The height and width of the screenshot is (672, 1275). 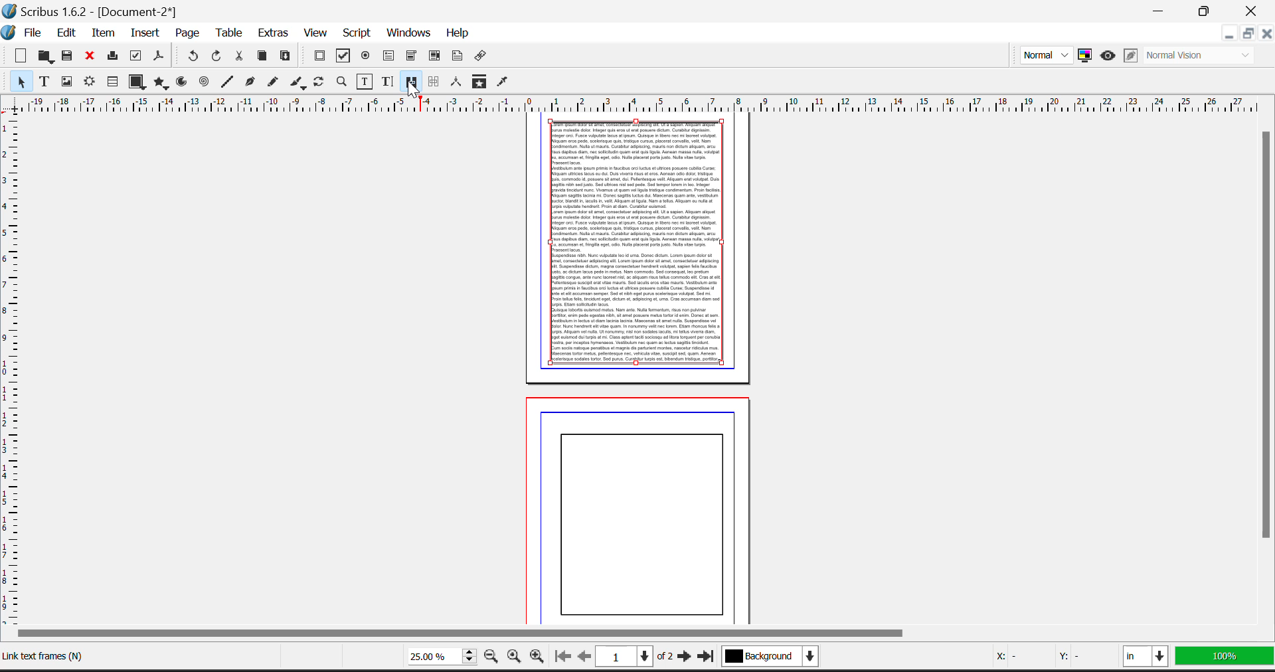 I want to click on PDF List Box, so click(x=435, y=56).